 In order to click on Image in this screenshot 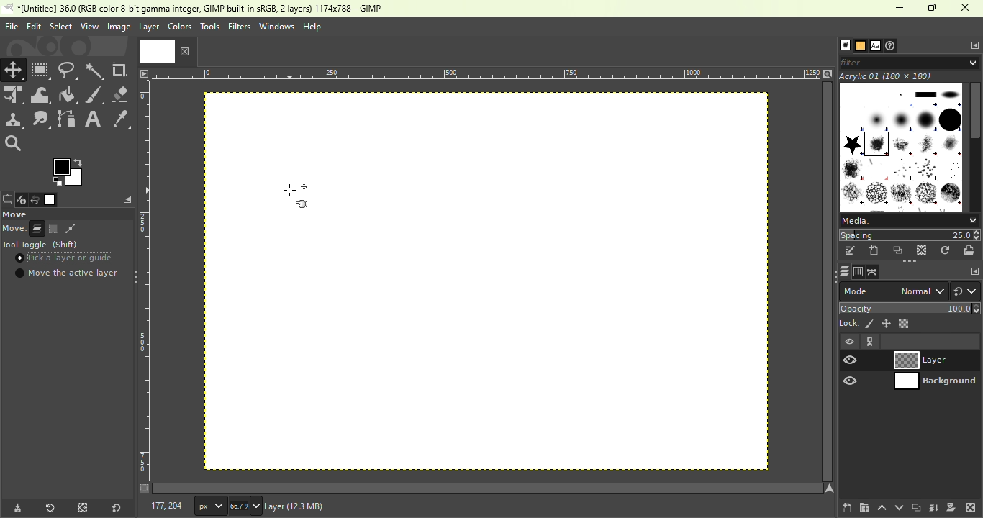, I will do `click(117, 27)`.